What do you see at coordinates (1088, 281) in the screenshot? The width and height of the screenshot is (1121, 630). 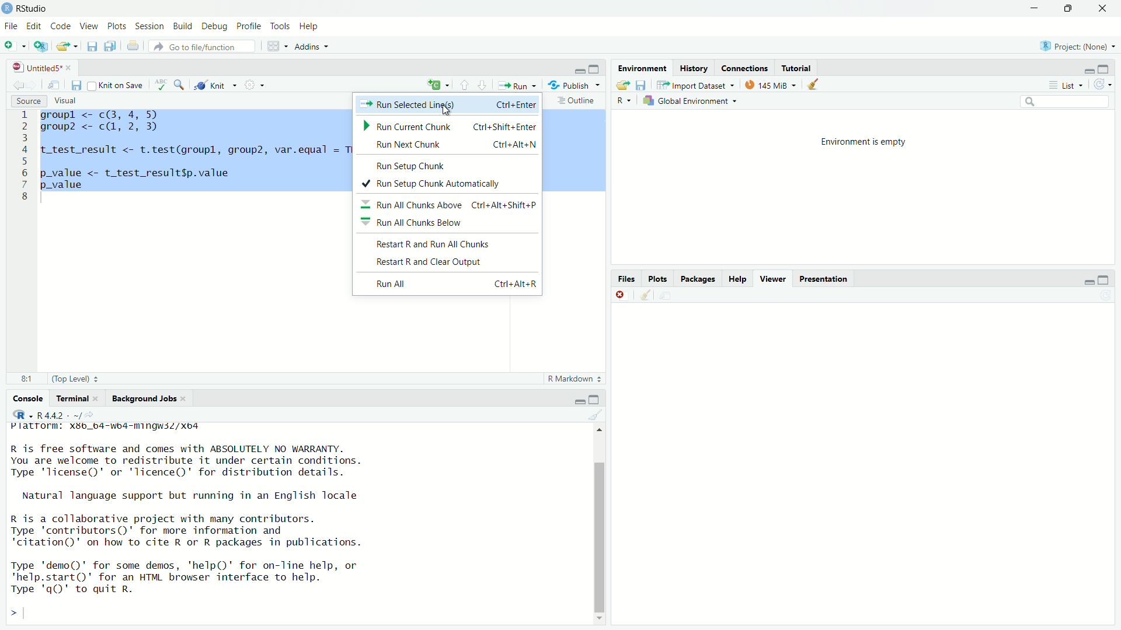 I see `minimise` at bounding box center [1088, 281].